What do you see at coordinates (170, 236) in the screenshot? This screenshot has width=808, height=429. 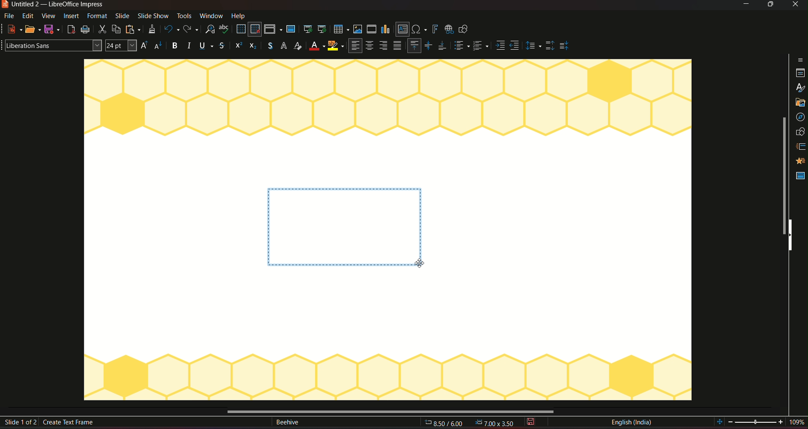 I see `workspace` at bounding box center [170, 236].